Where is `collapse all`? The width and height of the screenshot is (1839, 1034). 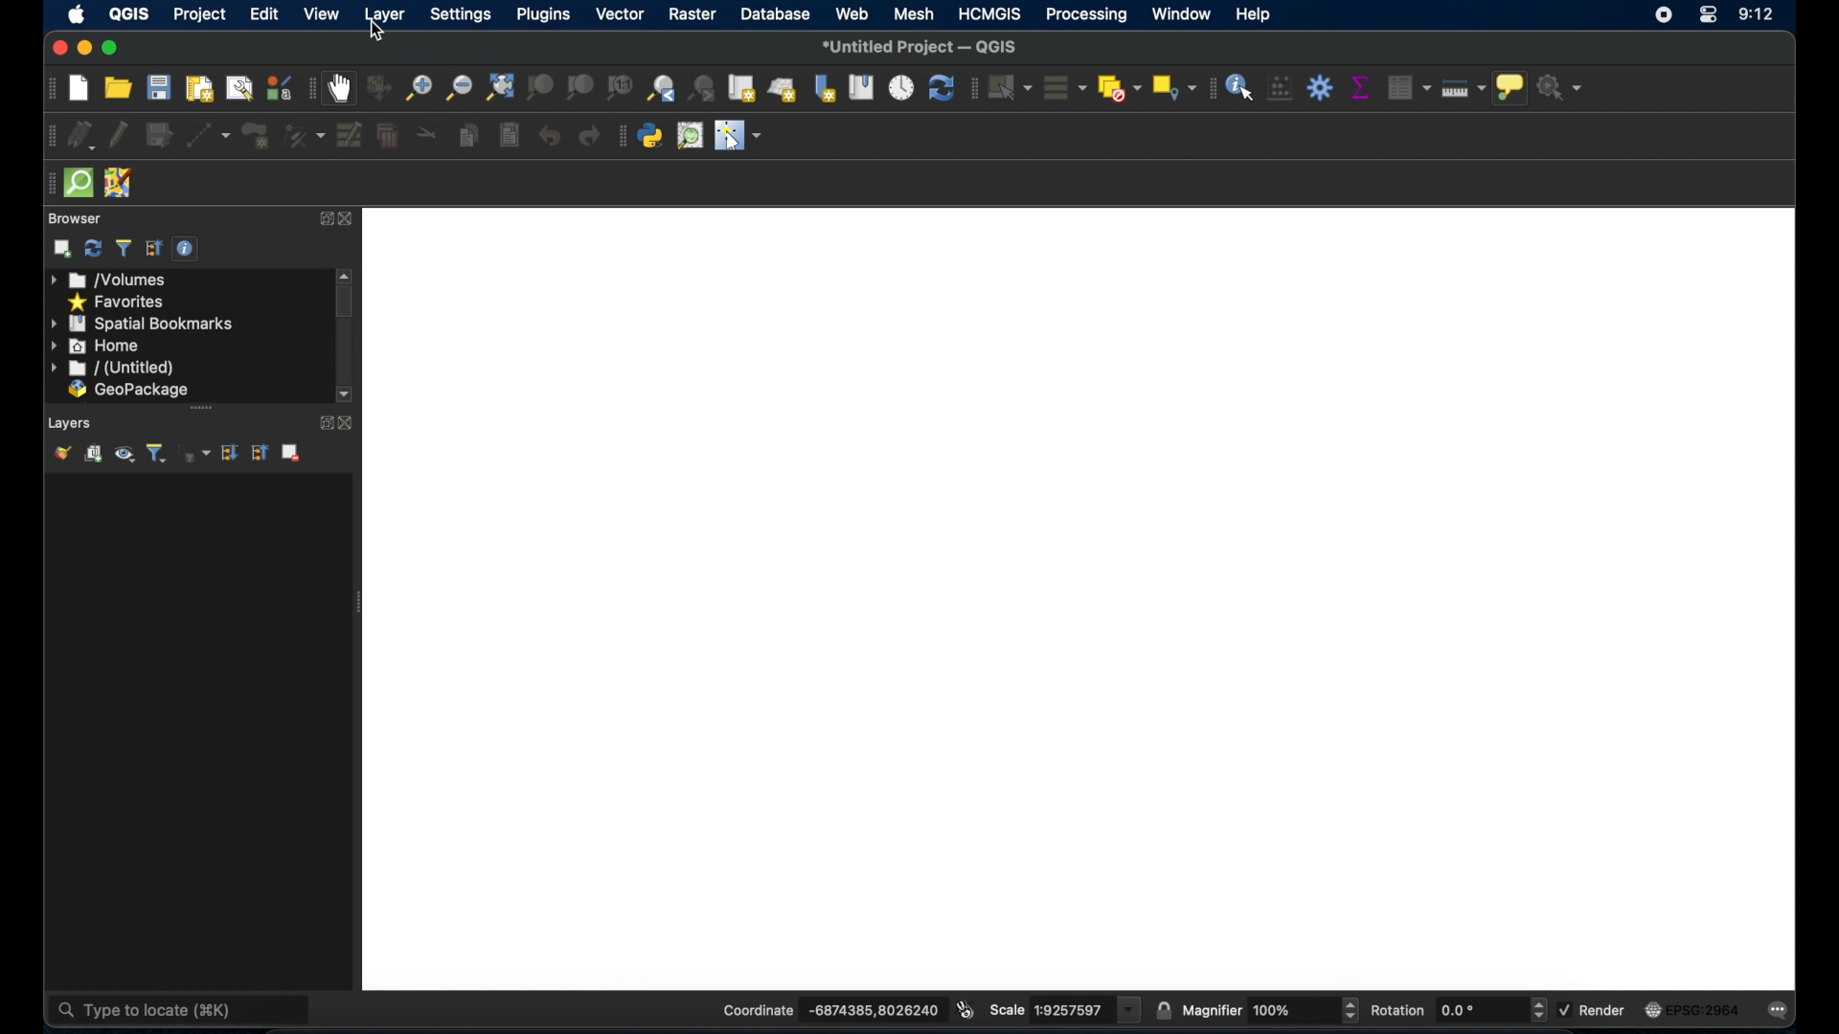
collapse all is located at coordinates (154, 249).